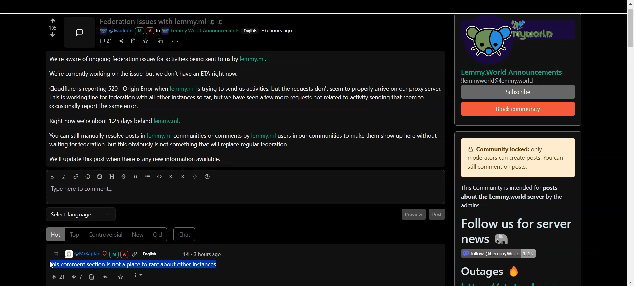 The width and height of the screenshot is (634, 286). Describe the element at coordinates (53, 37) in the screenshot. I see `Upvote` at that location.